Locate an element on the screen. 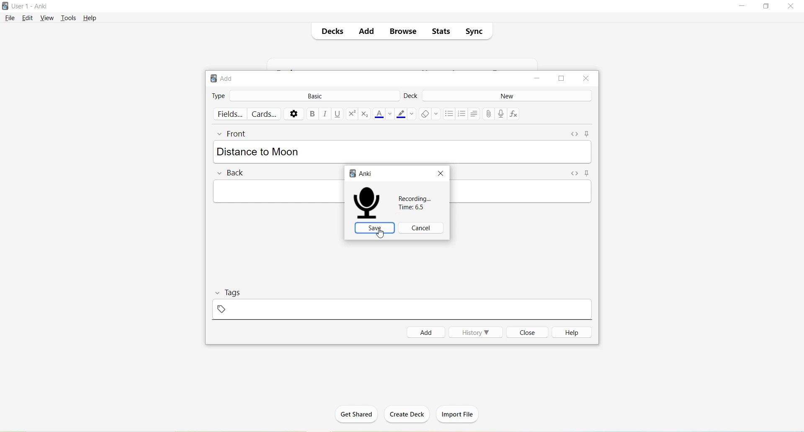 This screenshot has height=432, width=804. Unordered list is located at coordinates (448, 114).